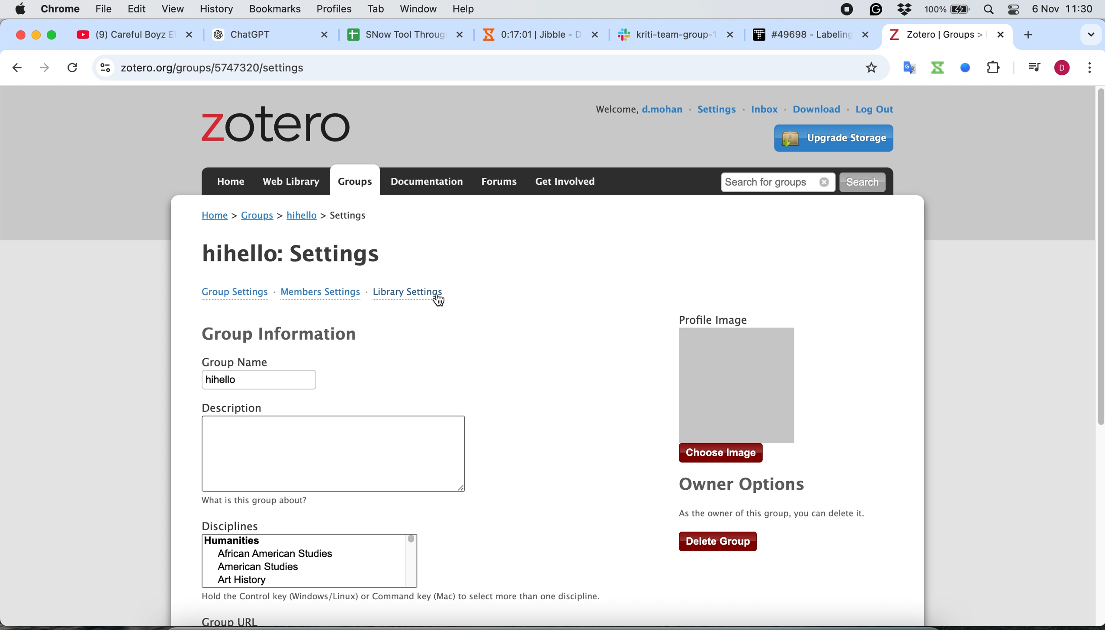  What do you see at coordinates (1012, 9) in the screenshot?
I see `Theme change` at bounding box center [1012, 9].